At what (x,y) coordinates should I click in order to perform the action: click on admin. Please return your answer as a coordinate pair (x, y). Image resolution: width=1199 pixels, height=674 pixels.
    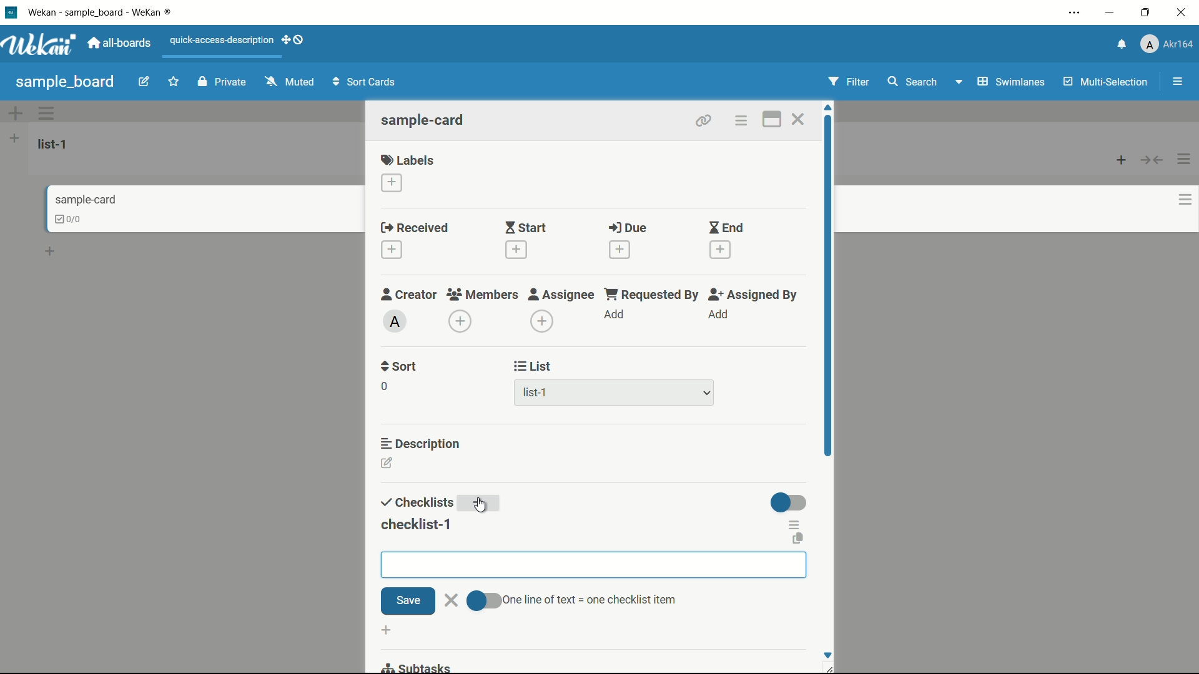
    Looking at the image, I should click on (395, 321).